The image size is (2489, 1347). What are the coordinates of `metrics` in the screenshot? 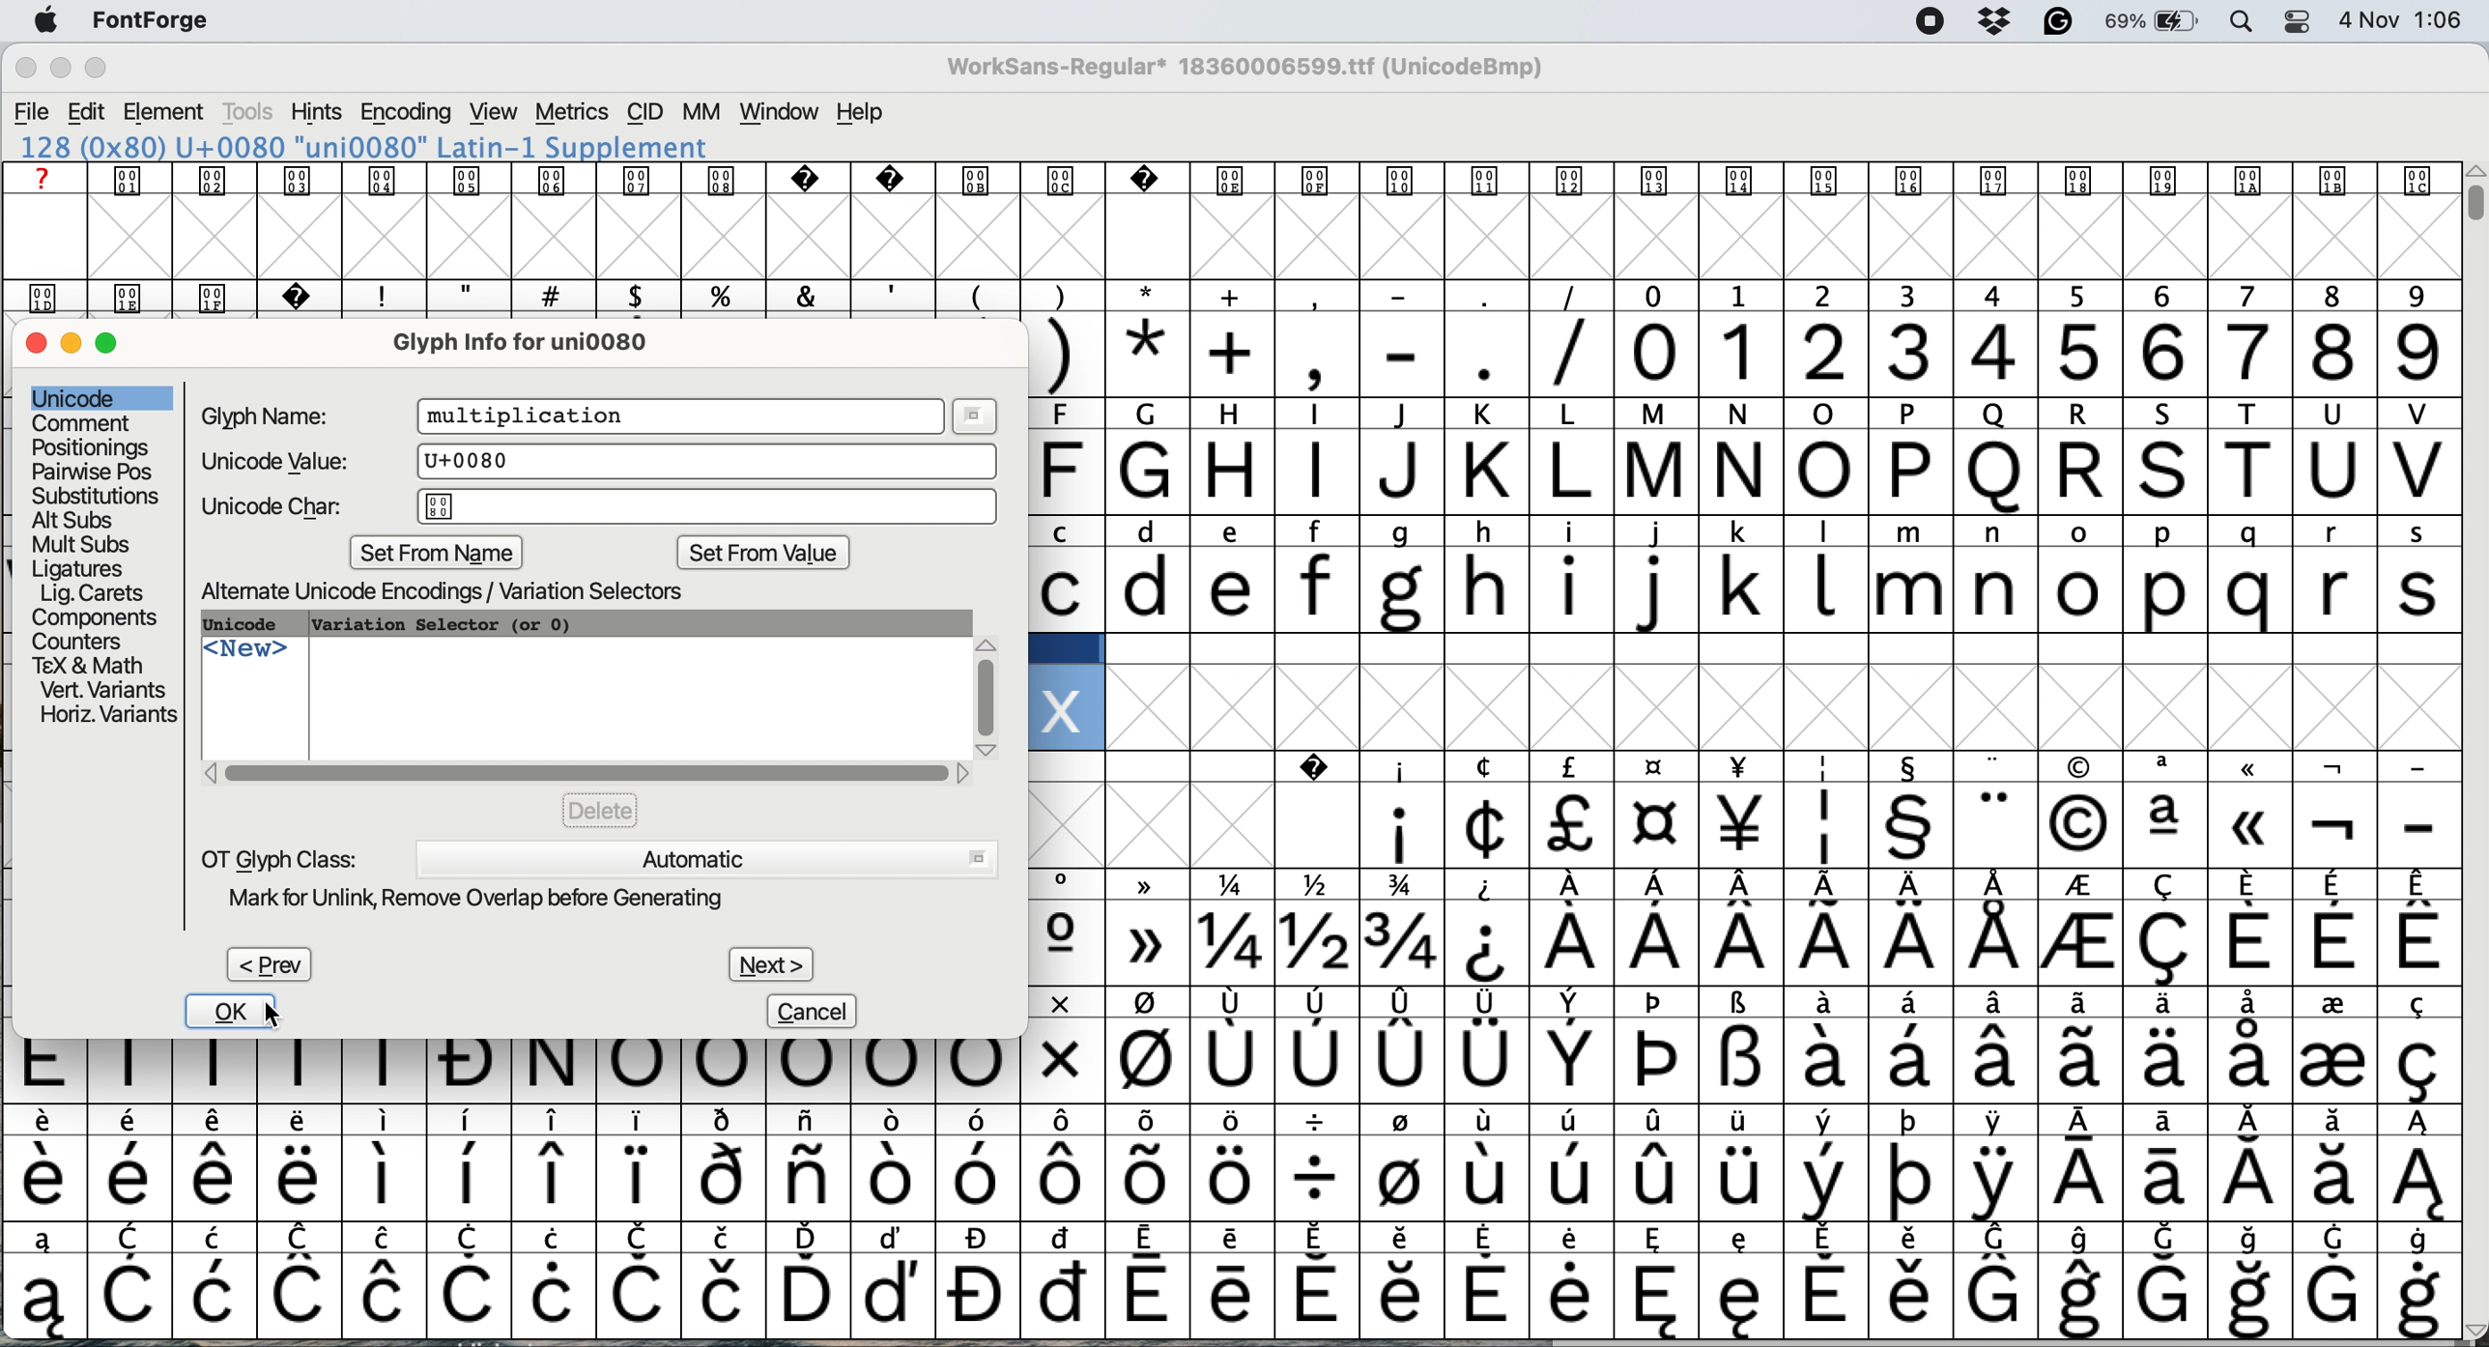 It's located at (574, 112).